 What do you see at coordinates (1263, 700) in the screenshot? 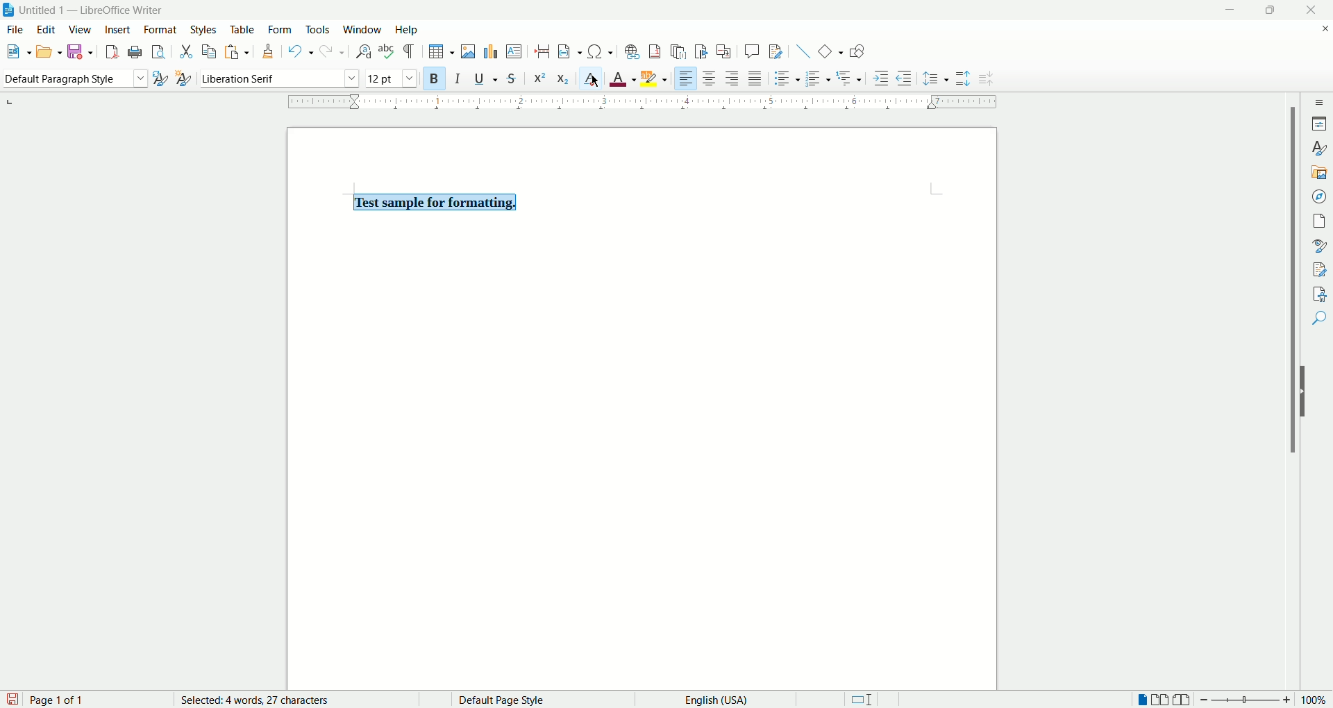
I see `zoom factor` at bounding box center [1263, 700].